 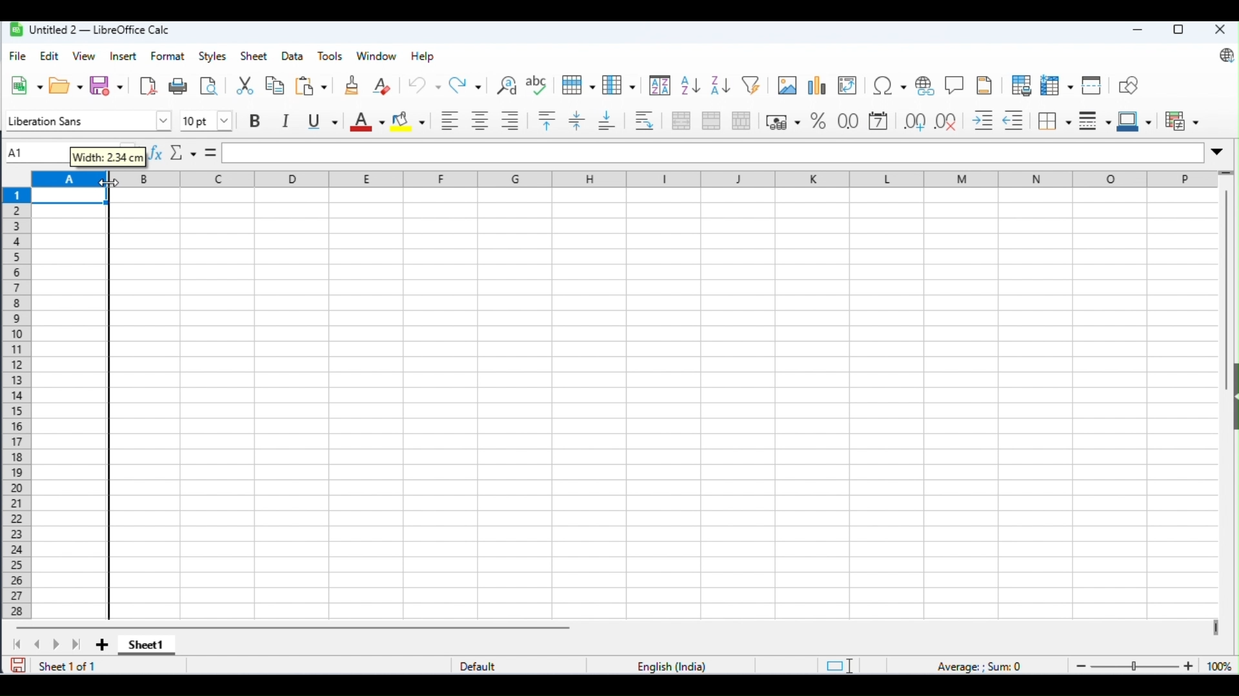 What do you see at coordinates (674, 666) in the screenshot?
I see `language` at bounding box center [674, 666].